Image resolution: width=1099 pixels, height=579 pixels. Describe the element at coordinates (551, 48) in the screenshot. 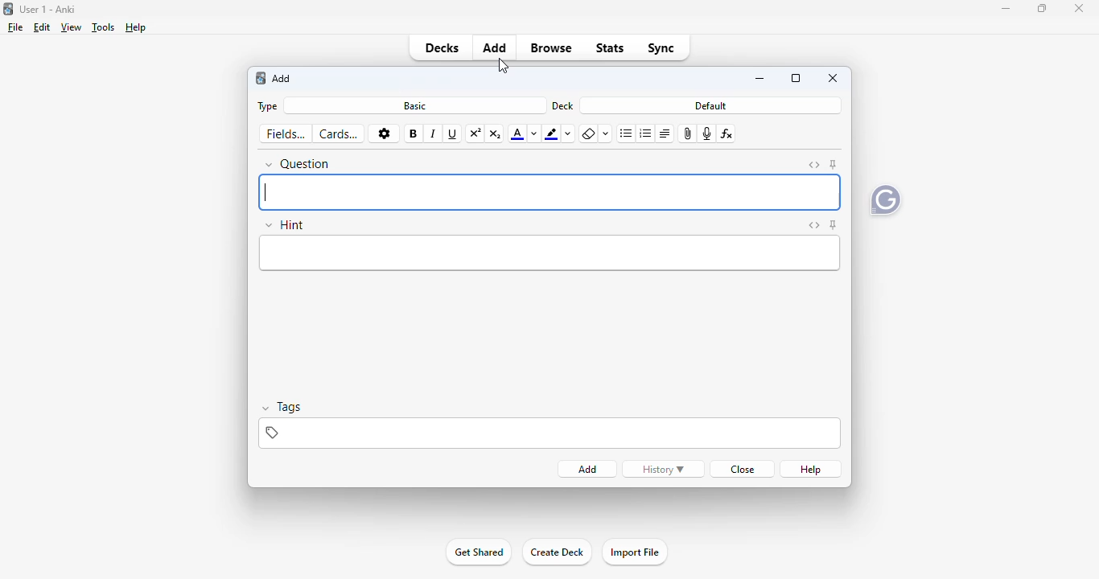

I see `browse` at that location.